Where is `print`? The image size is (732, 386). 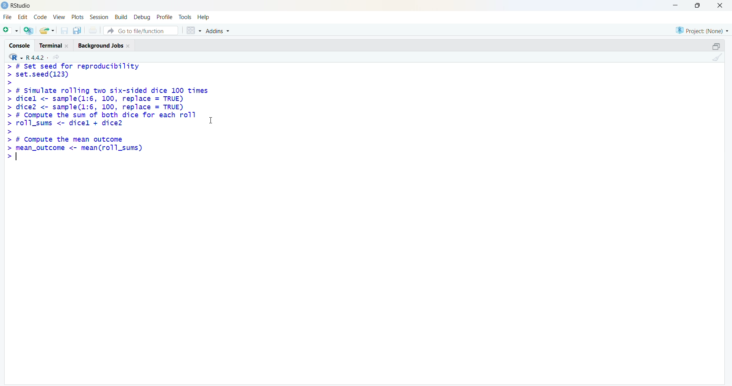
print is located at coordinates (93, 30).